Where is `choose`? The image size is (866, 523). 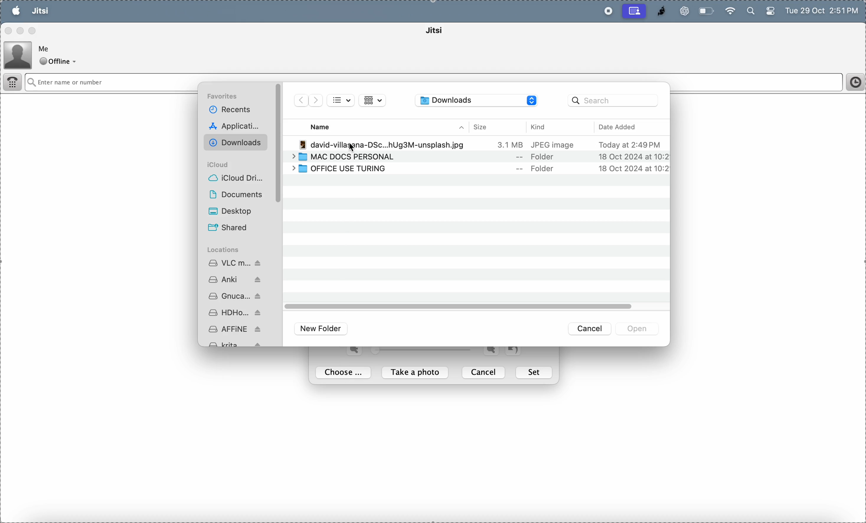 choose is located at coordinates (345, 373).